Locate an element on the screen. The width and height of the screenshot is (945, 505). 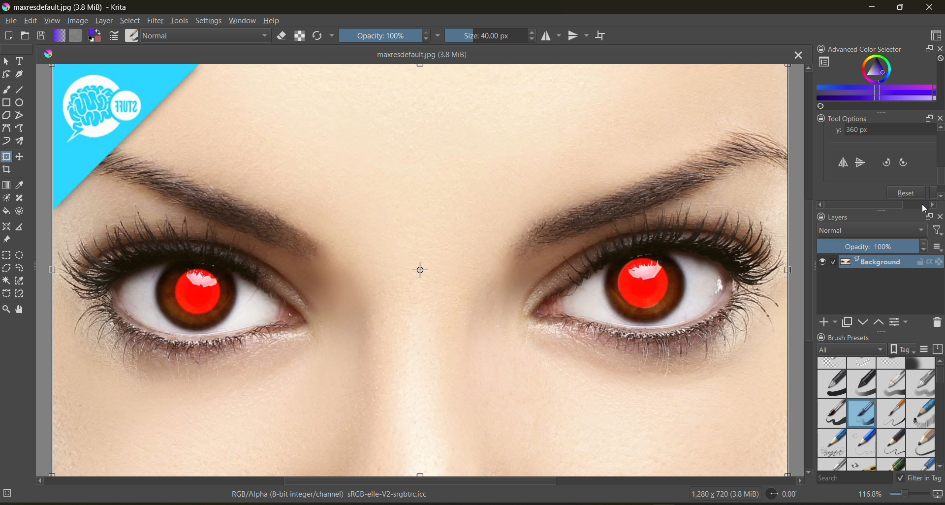
tool is located at coordinates (6, 280).